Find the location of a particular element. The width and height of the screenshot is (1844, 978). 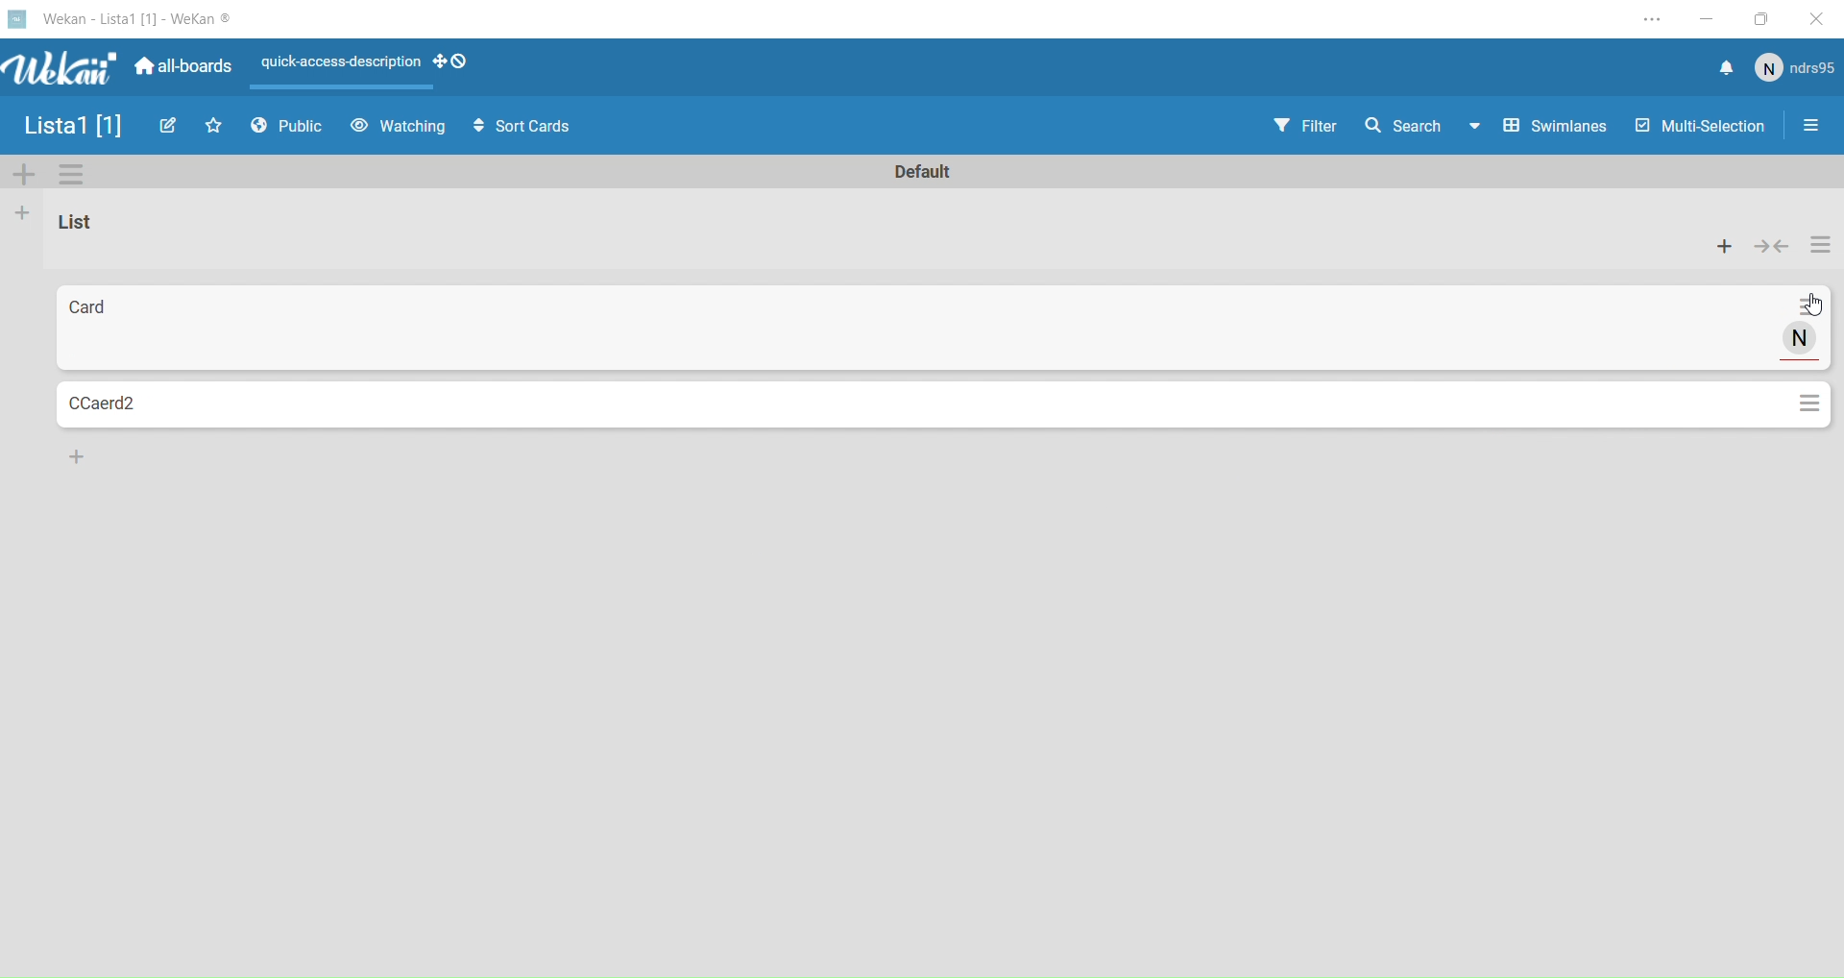

Filter is located at coordinates (1291, 127).